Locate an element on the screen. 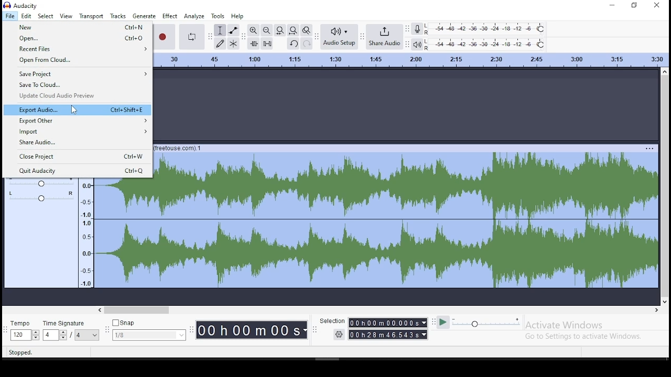  pan is located at coordinates (40, 197).